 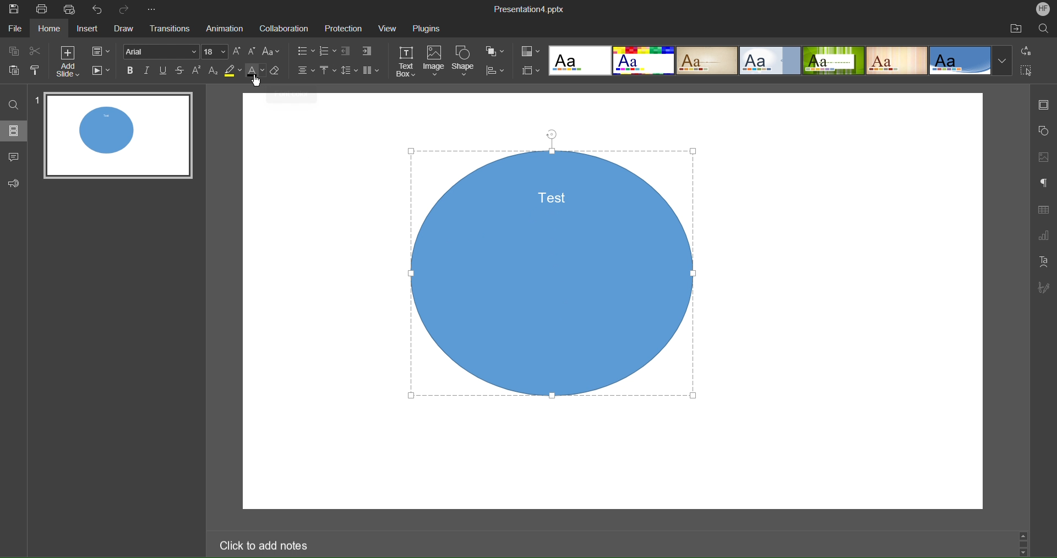 What do you see at coordinates (308, 70) in the screenshot?
I see `Alignment` at bounding box center [308, 70].